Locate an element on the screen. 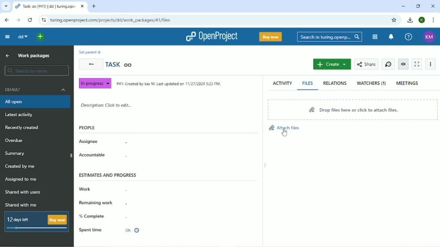 The width and height of the screenshot is (440, 247). Assigned to me is located at coordinates (21, 179).